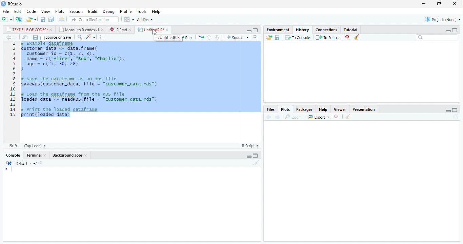 The width and height of the screenshot is (463, 244). What do you see at coordinates (337, 117) in the screenshot?
I see `close` at bounding box center [337, 117].